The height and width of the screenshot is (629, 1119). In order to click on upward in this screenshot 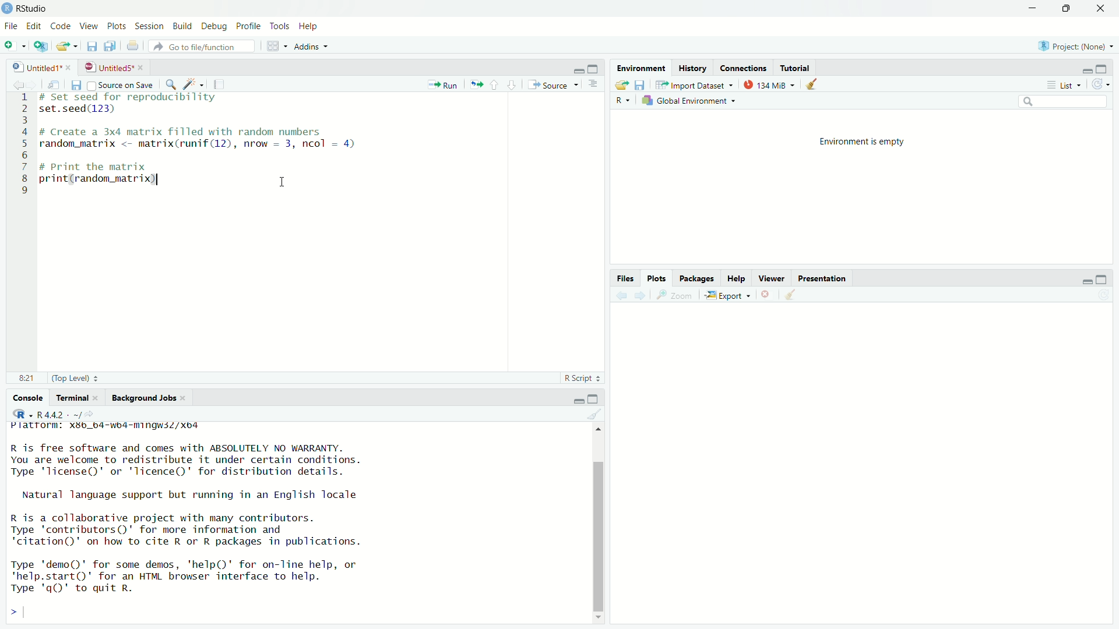, I will do `click(495, 84)`.